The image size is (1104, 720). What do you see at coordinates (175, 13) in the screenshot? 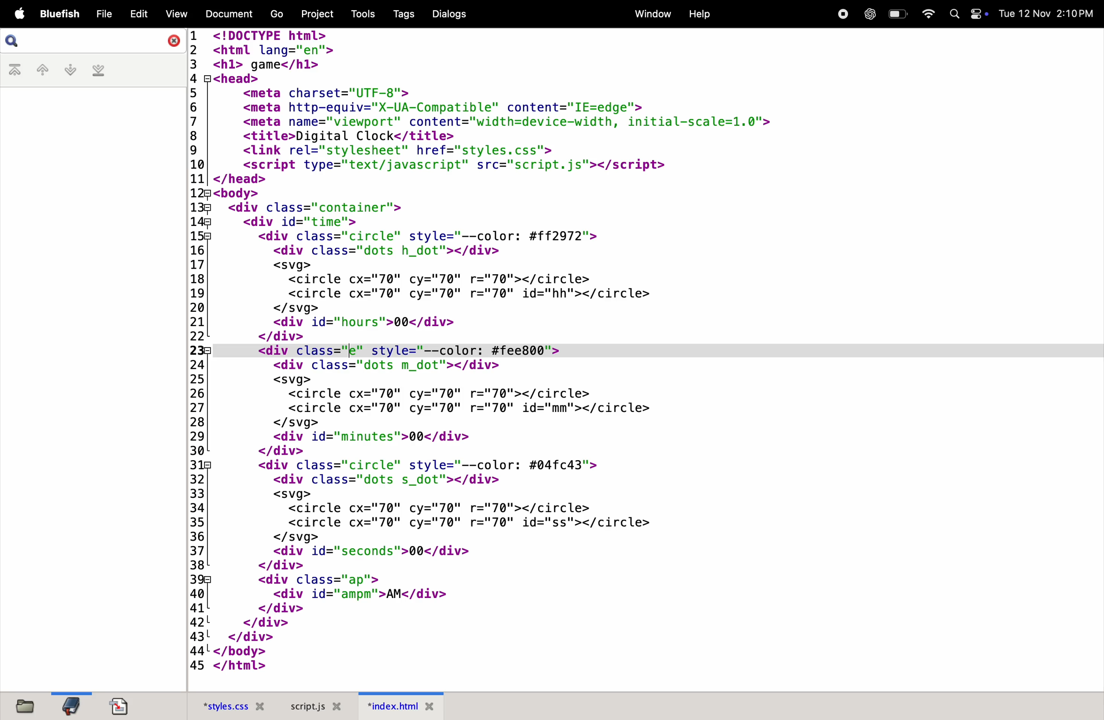
I see `view` at bounding box center [175, 13].